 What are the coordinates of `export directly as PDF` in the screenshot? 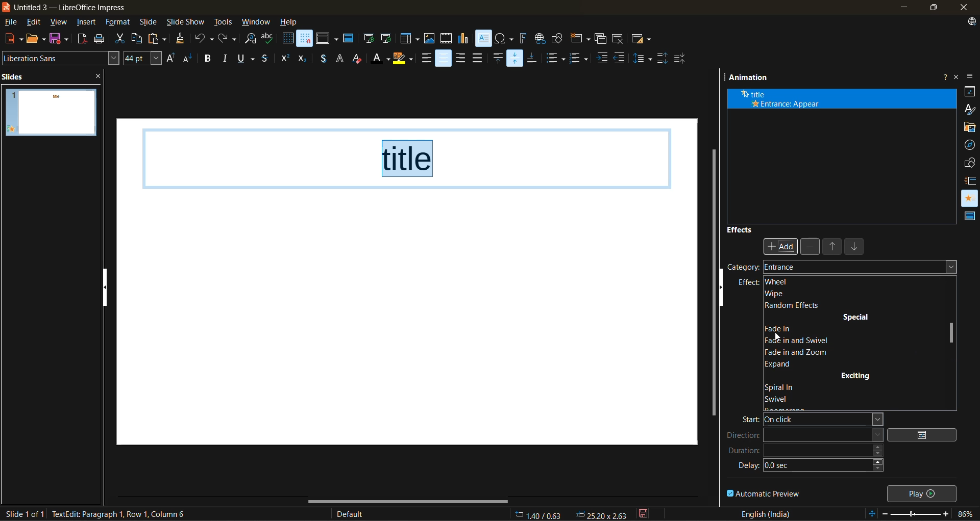 It's located at (83, 40).